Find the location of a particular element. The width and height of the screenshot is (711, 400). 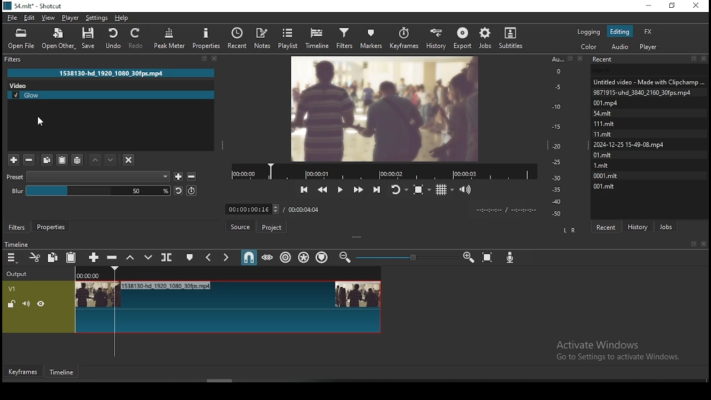

overwrite is located at coordinates (145, 257).